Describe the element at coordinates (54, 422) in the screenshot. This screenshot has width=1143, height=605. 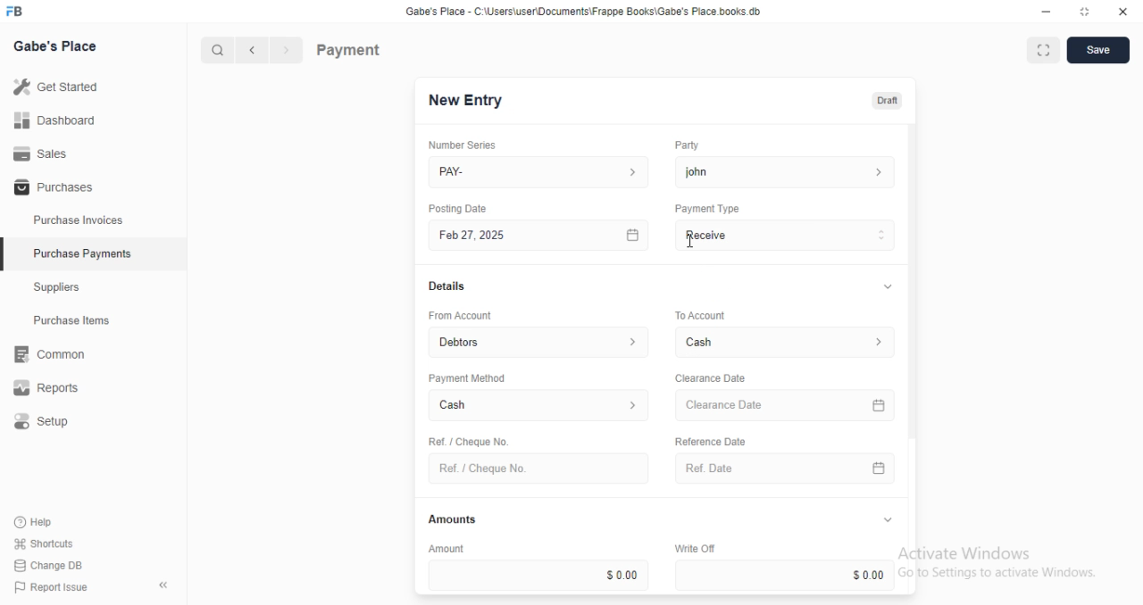
I see `Setup` at that location.